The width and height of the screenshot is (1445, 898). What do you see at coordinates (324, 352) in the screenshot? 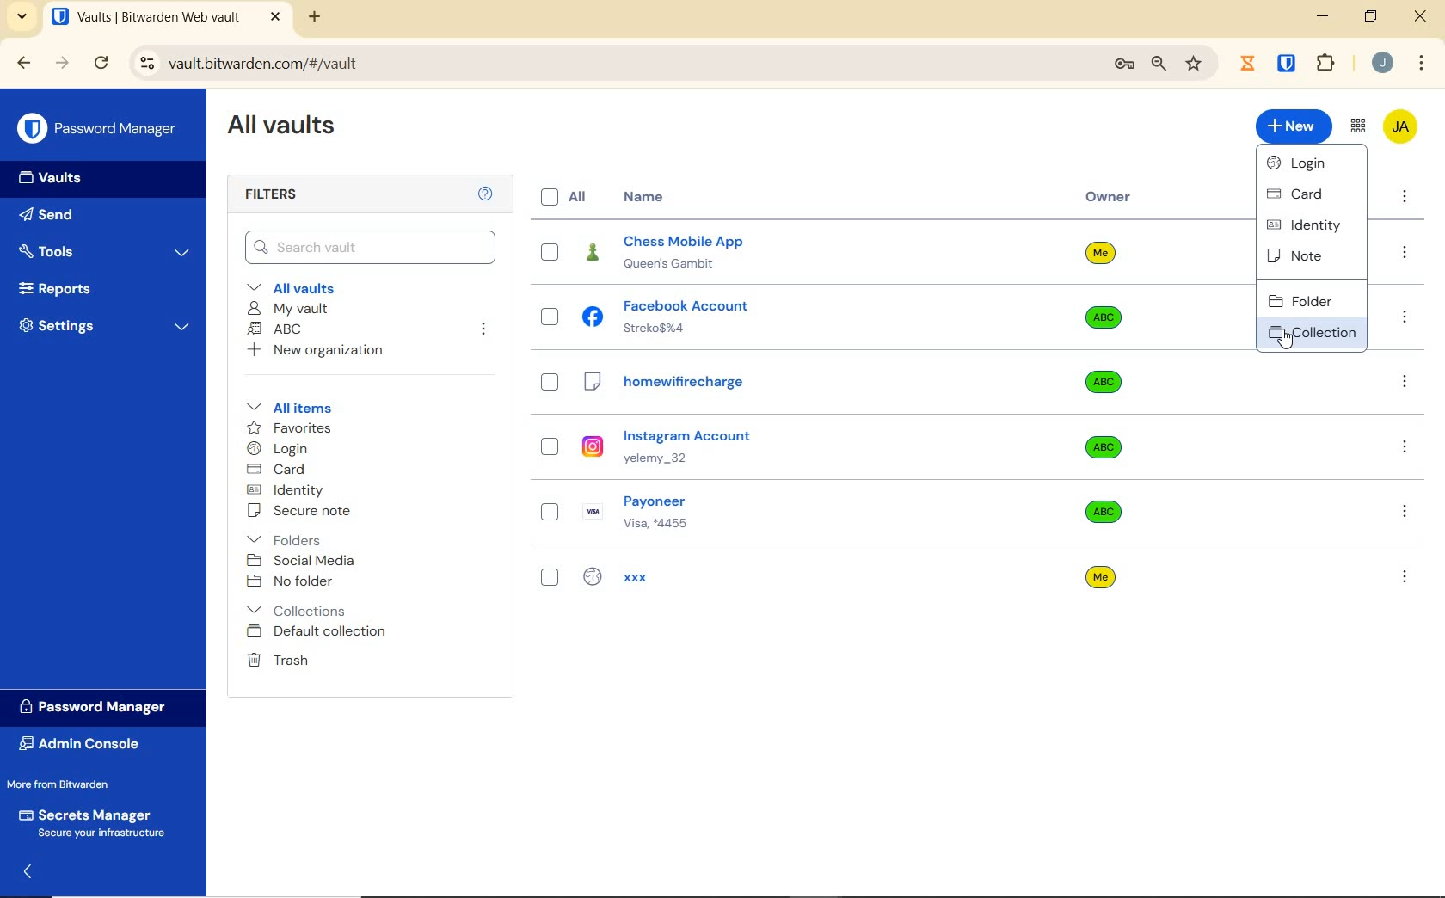
I see `New organization` at bounding box center [324, 352].